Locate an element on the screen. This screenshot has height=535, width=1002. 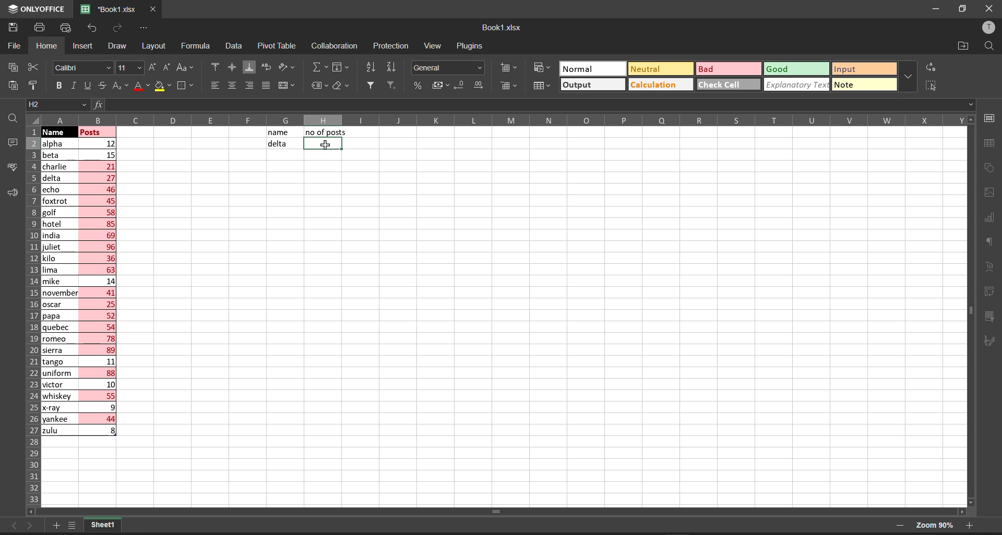
check cell is located at coordinates (724, 85).